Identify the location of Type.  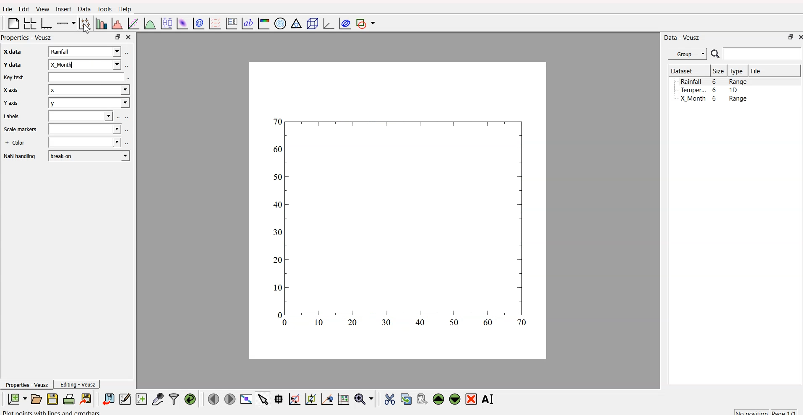
(737, 71).